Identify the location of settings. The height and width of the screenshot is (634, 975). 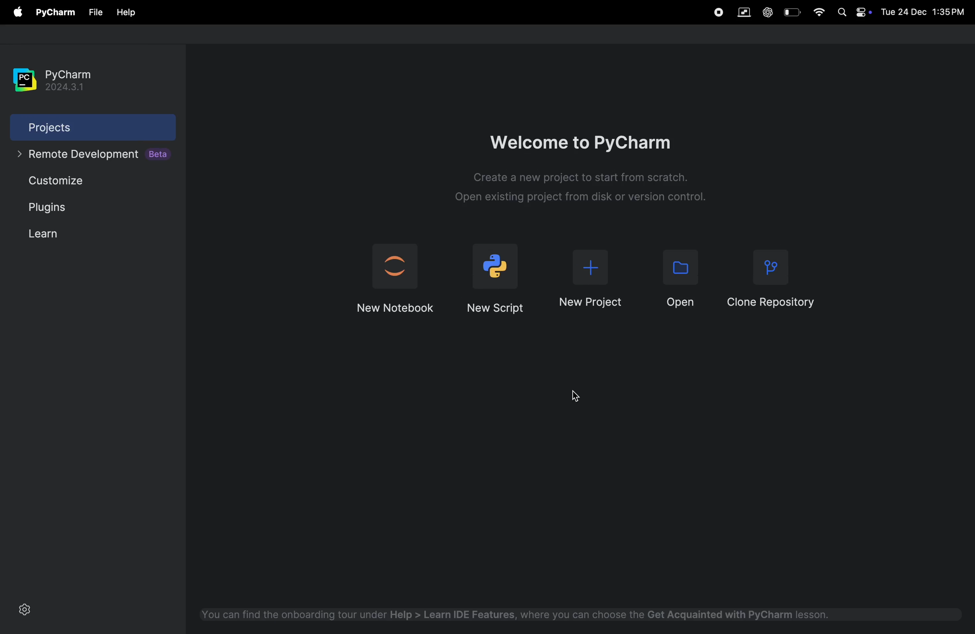
(25, 612).